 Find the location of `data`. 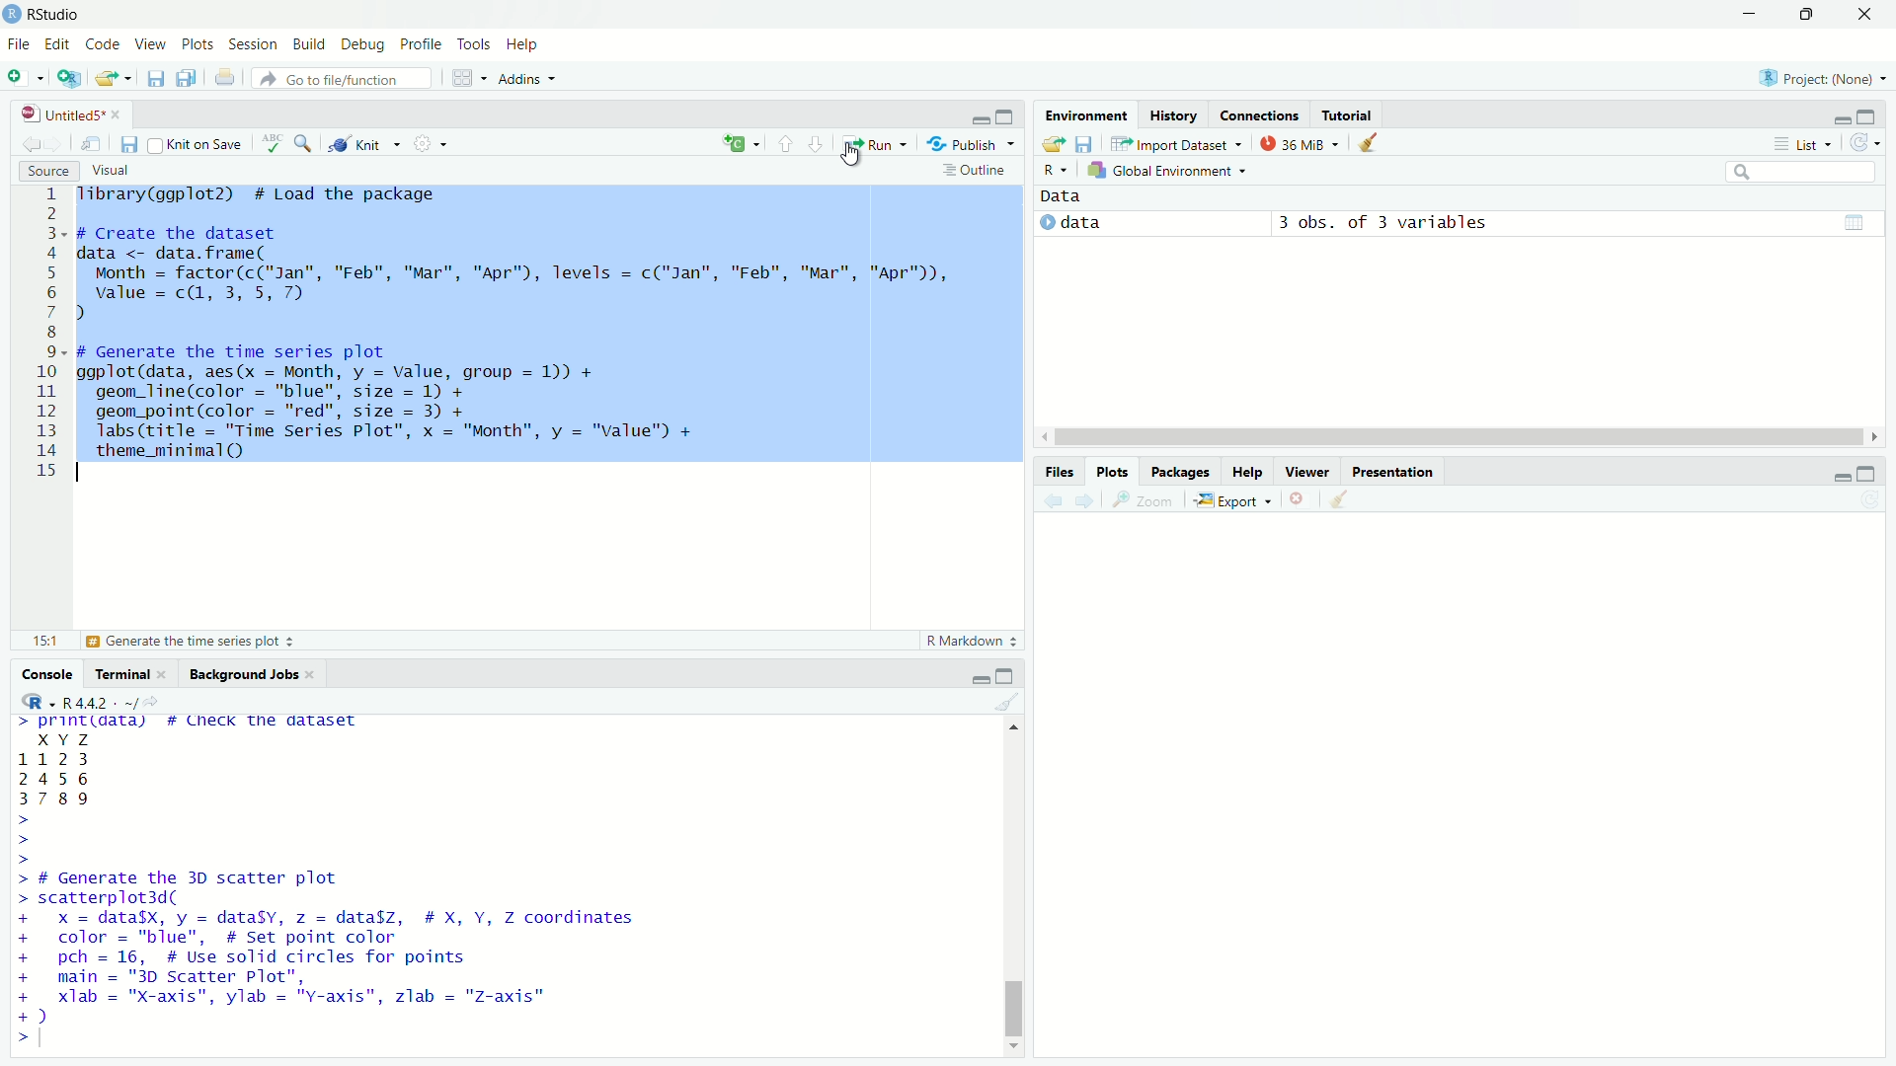

data is located at coordinates (1068, 197).